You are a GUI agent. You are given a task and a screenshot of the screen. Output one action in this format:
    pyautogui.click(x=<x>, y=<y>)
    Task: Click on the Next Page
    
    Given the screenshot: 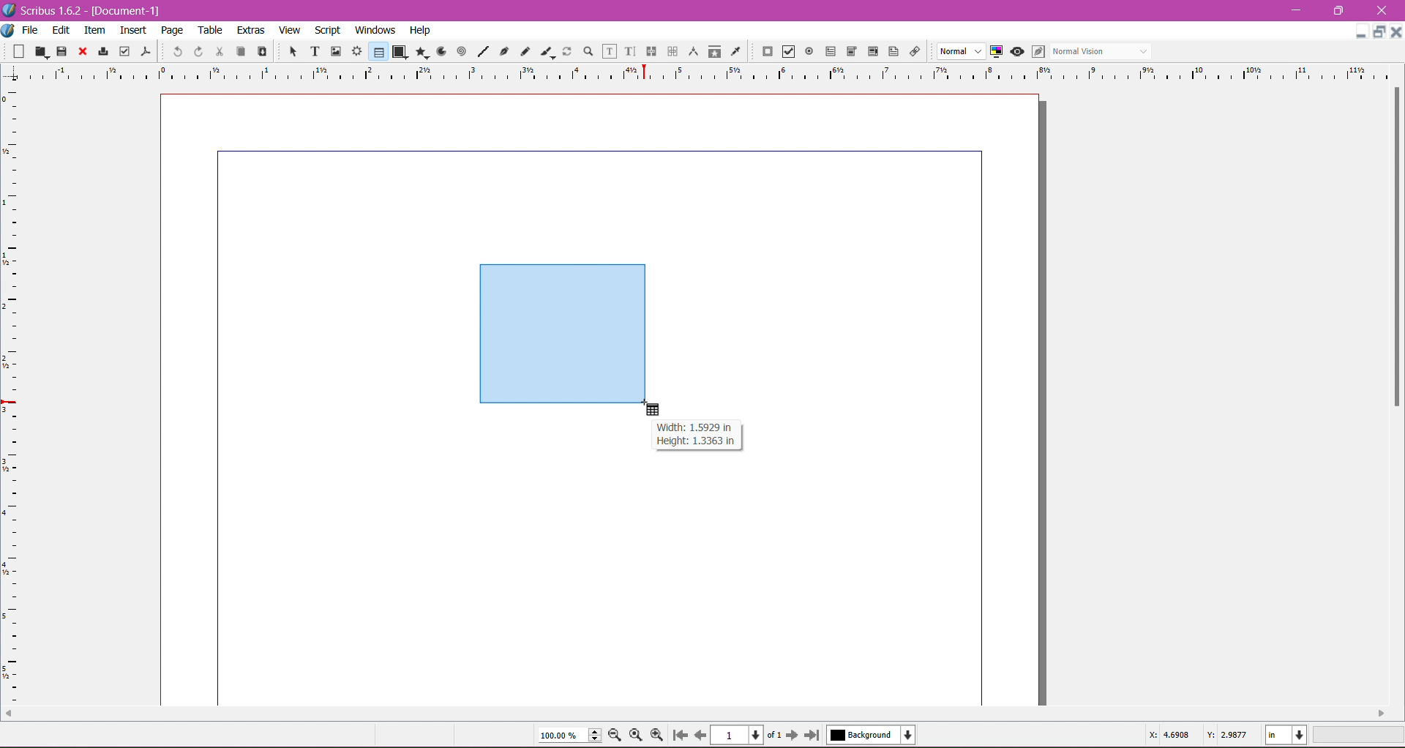 What is the action you would take?
    pyautogui.click(x=794, y=734)
    